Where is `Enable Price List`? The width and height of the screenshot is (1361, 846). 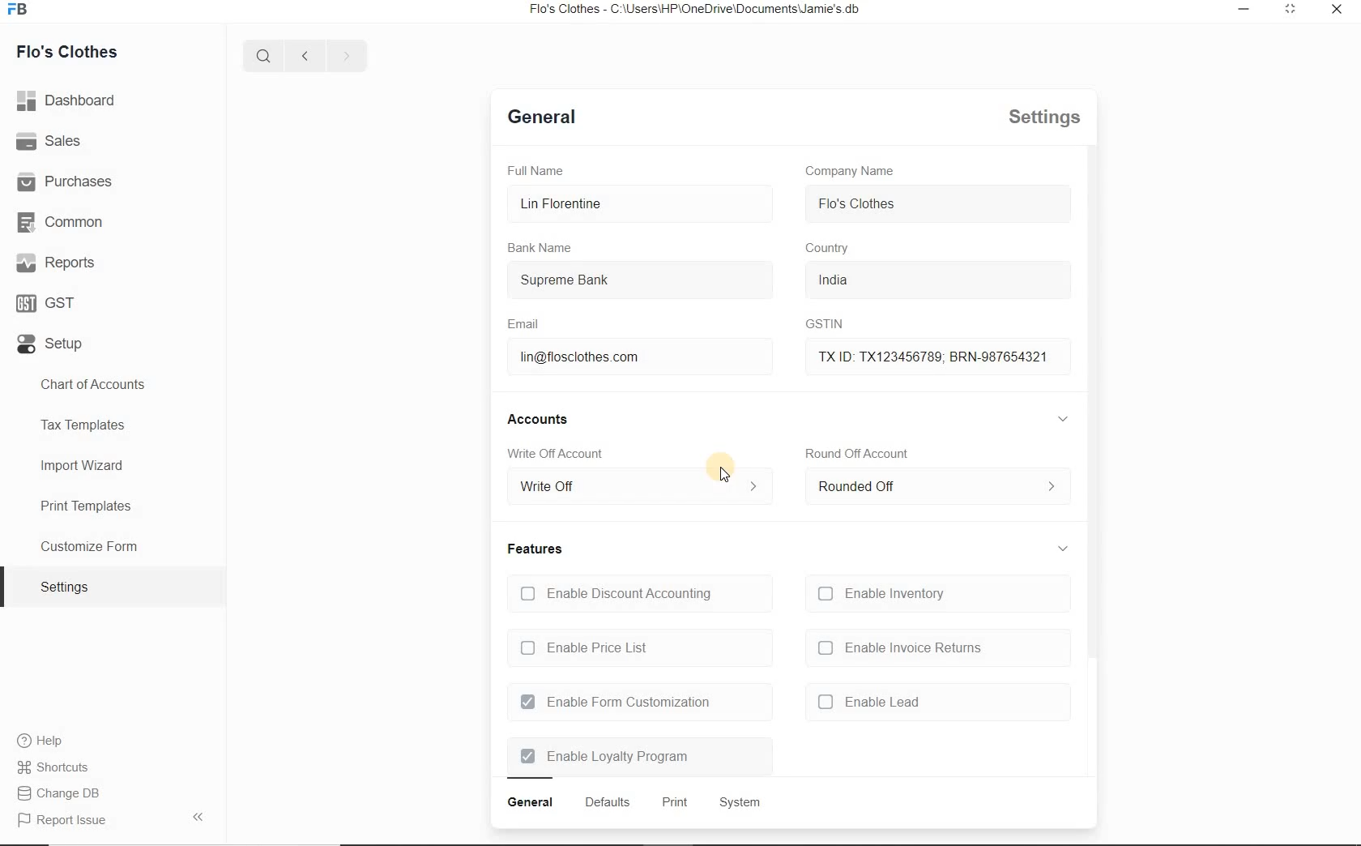 Enable Price List is located at coordinates (587, 649).